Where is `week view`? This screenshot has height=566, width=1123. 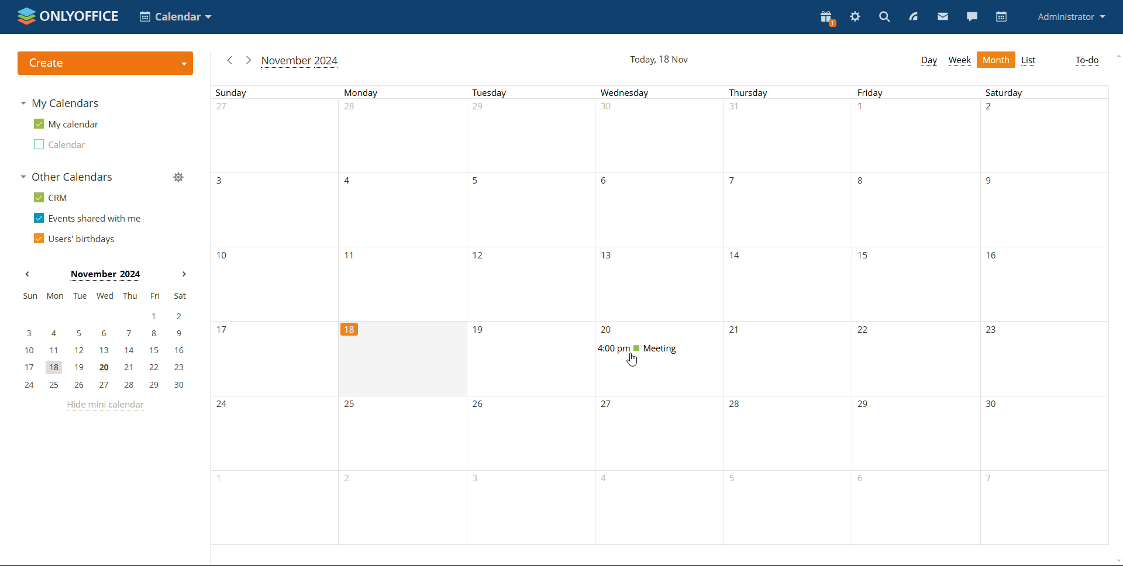 week view is located at coordinates (959, 60).